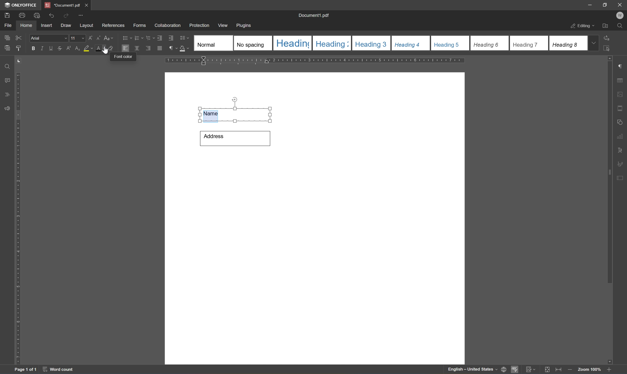 Image resolution: width=627 pixels, height=374 pixels. Describe the element at coordinates (168, 26) in the screenshot. I see `collaboration` at that location.